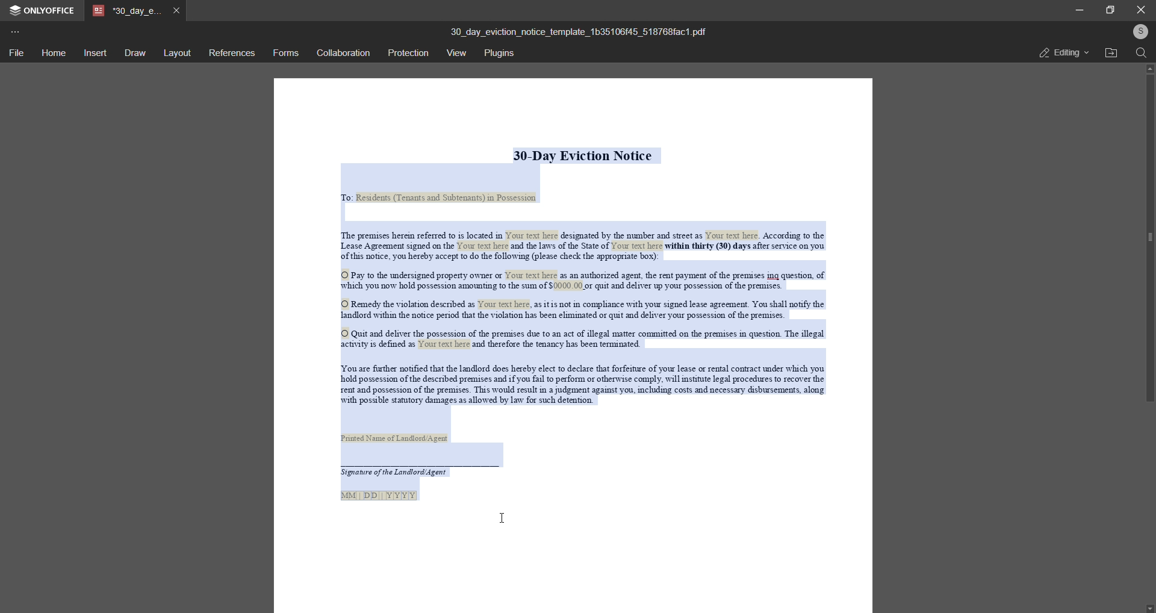 The height and width of the screenshot is (613, 1156). Describe the element at coordinates (1146, 240) in the screenshot. I see `scroll bar` at that location.